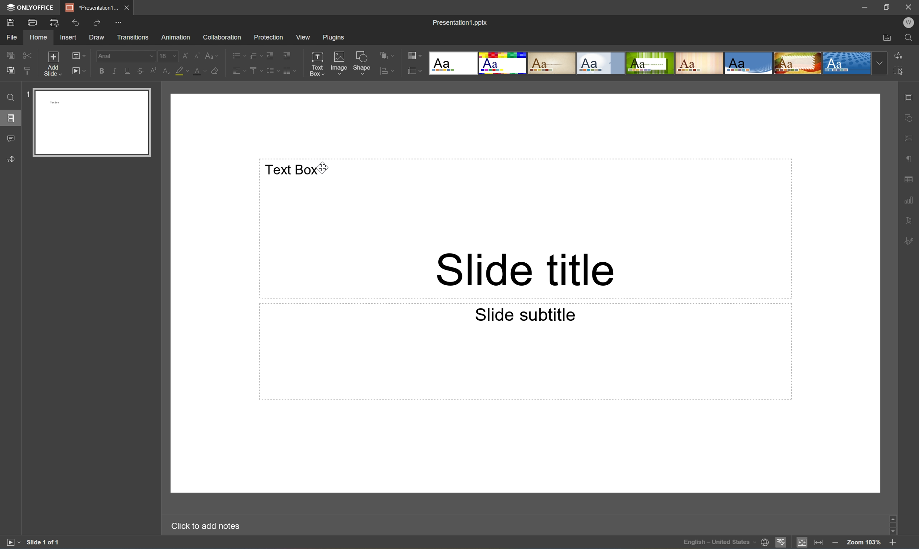 The width and height of the screenshot is (919, 549). I want to click on Increase indent, so click(287, 56).